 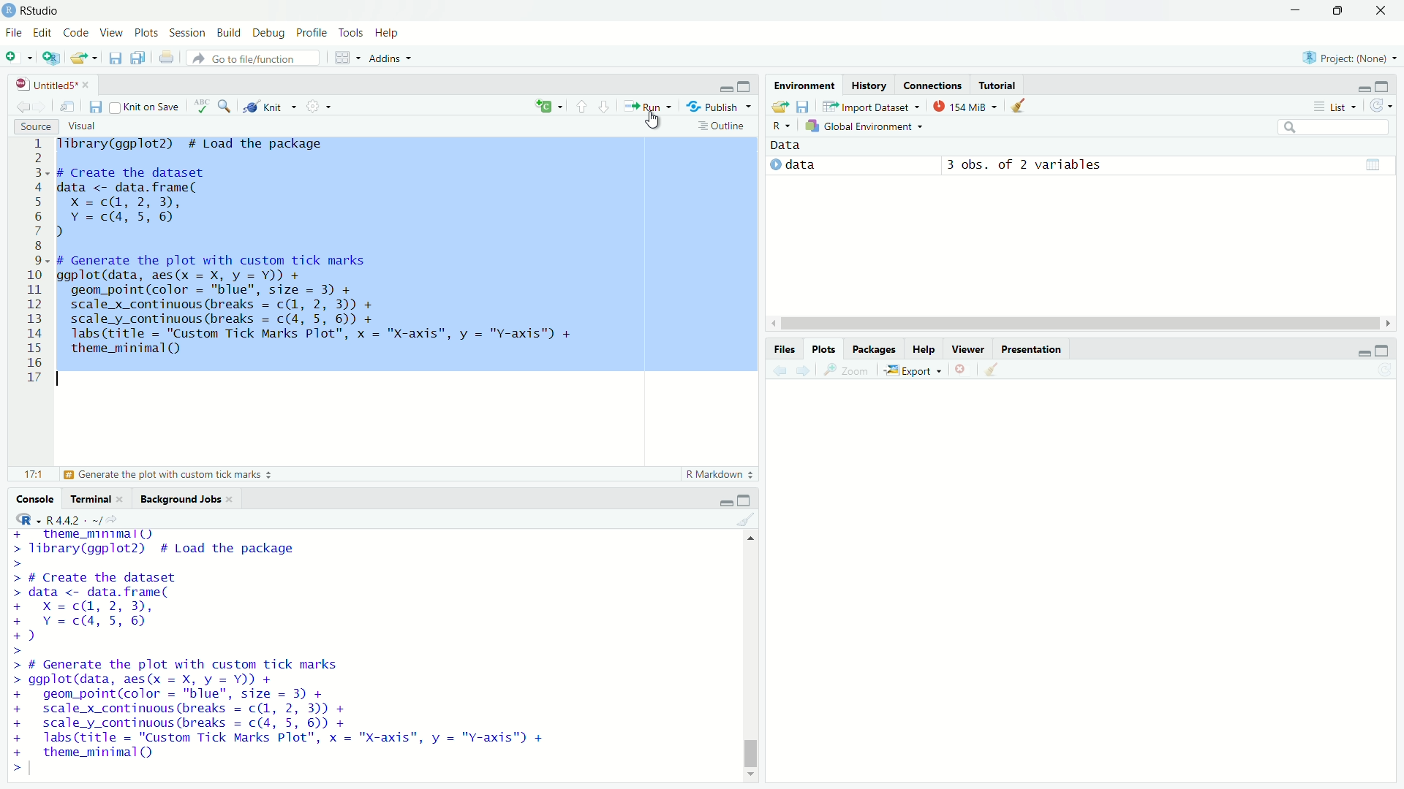 What do you see at coordinates (137, 58) in the screenshot?
I see `save all open documents` at bounding box center [137, 58].